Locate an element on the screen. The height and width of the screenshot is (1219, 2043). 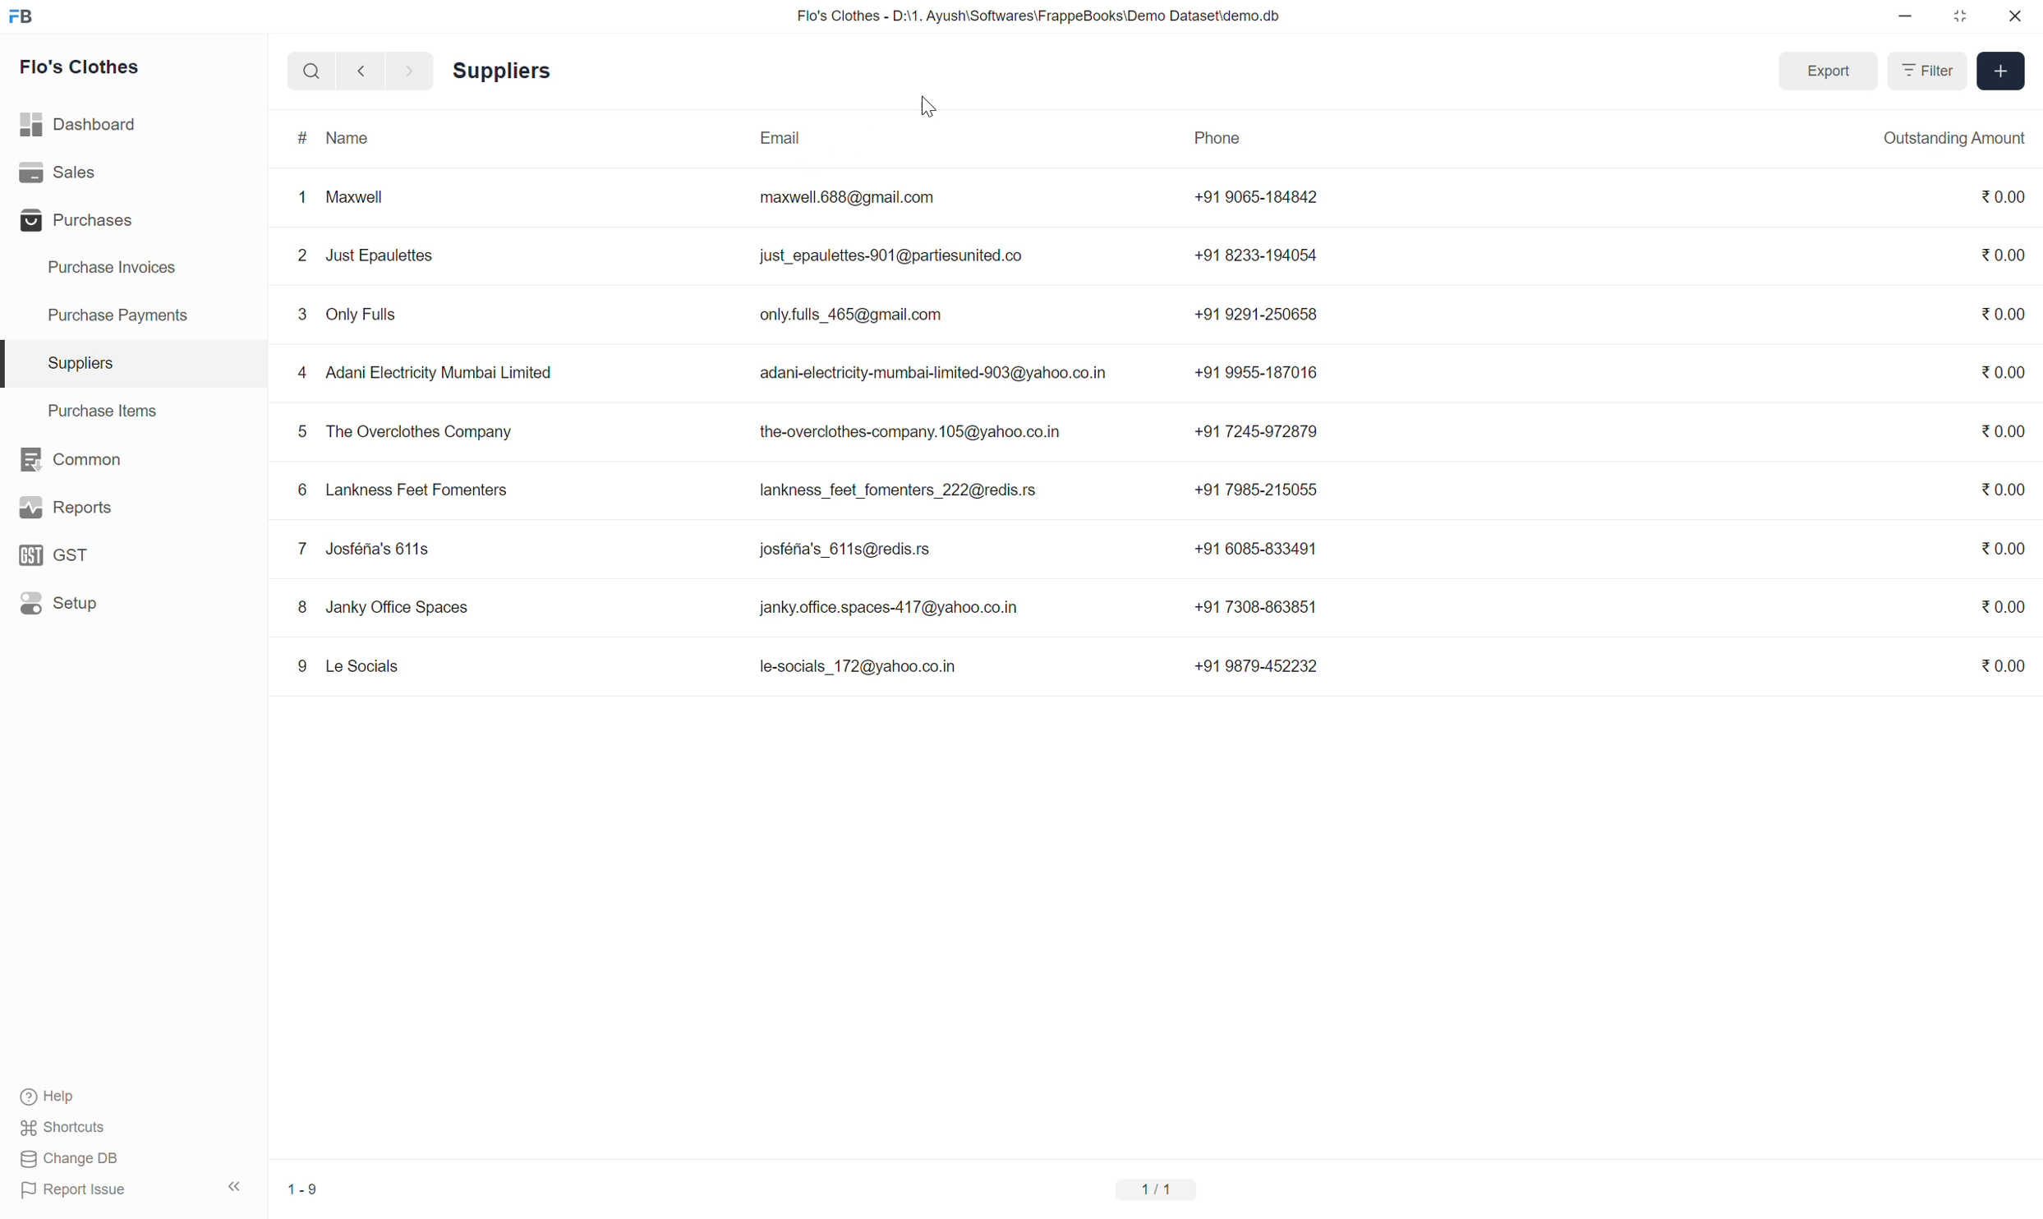
Common is located at coordinates (73, 460).